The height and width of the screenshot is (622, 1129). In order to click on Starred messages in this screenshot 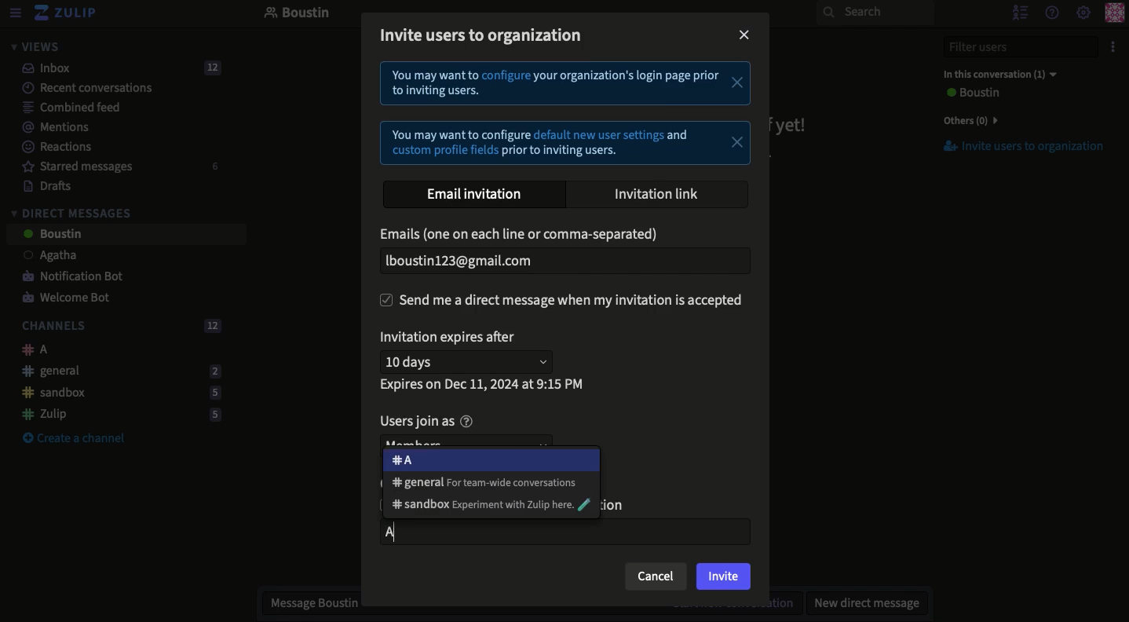, I will do `click(118, 166)`.